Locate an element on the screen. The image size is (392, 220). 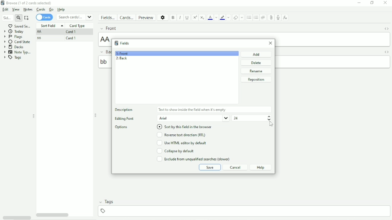
Input tags is located at coordinates (243, 211).